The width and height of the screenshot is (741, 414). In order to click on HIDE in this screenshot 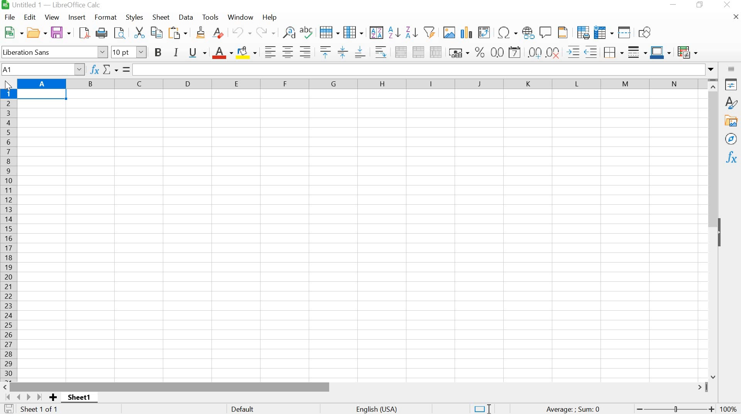, I will do `click(722, 230)`.